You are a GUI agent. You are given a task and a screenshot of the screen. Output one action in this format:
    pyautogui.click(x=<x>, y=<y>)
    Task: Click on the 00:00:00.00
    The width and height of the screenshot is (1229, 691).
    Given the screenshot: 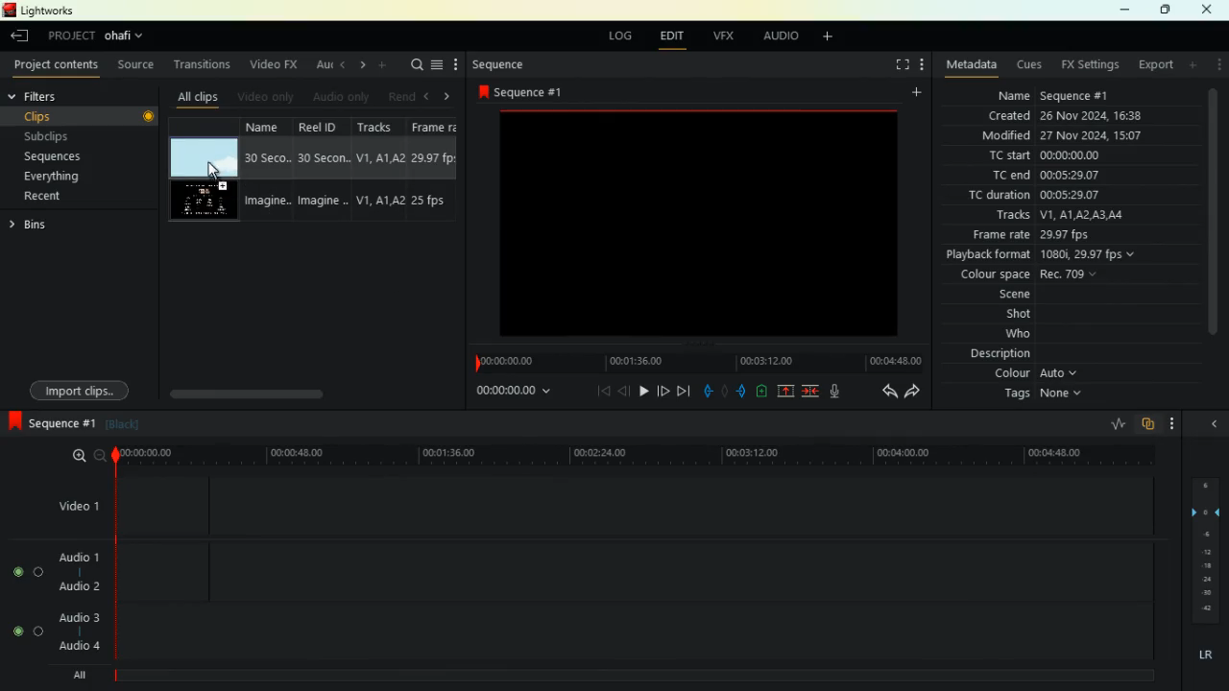 What is the action you would take?
    pyautogui.click(x=1070, y=155)
    